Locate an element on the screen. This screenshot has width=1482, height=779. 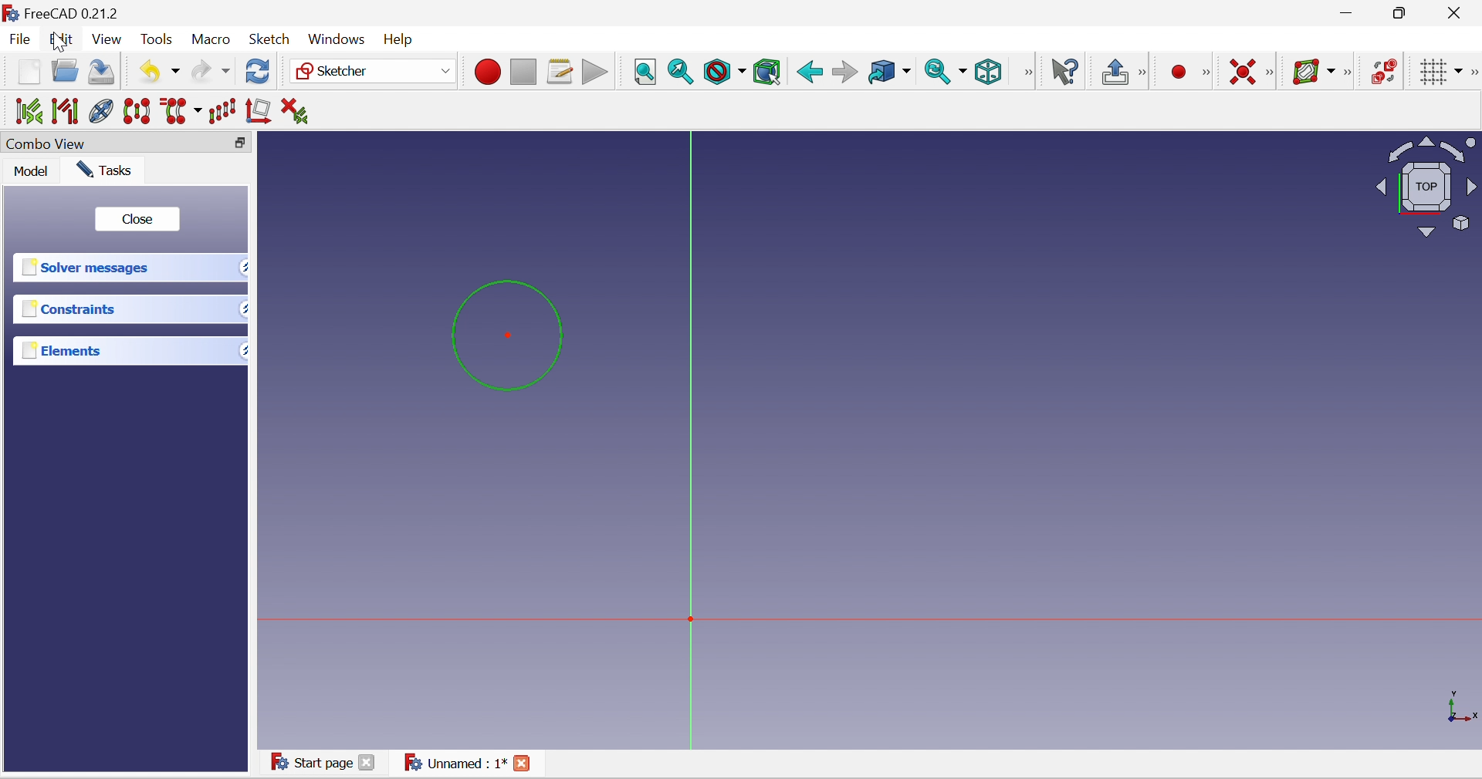
Save is located at coordinates (102, 72).